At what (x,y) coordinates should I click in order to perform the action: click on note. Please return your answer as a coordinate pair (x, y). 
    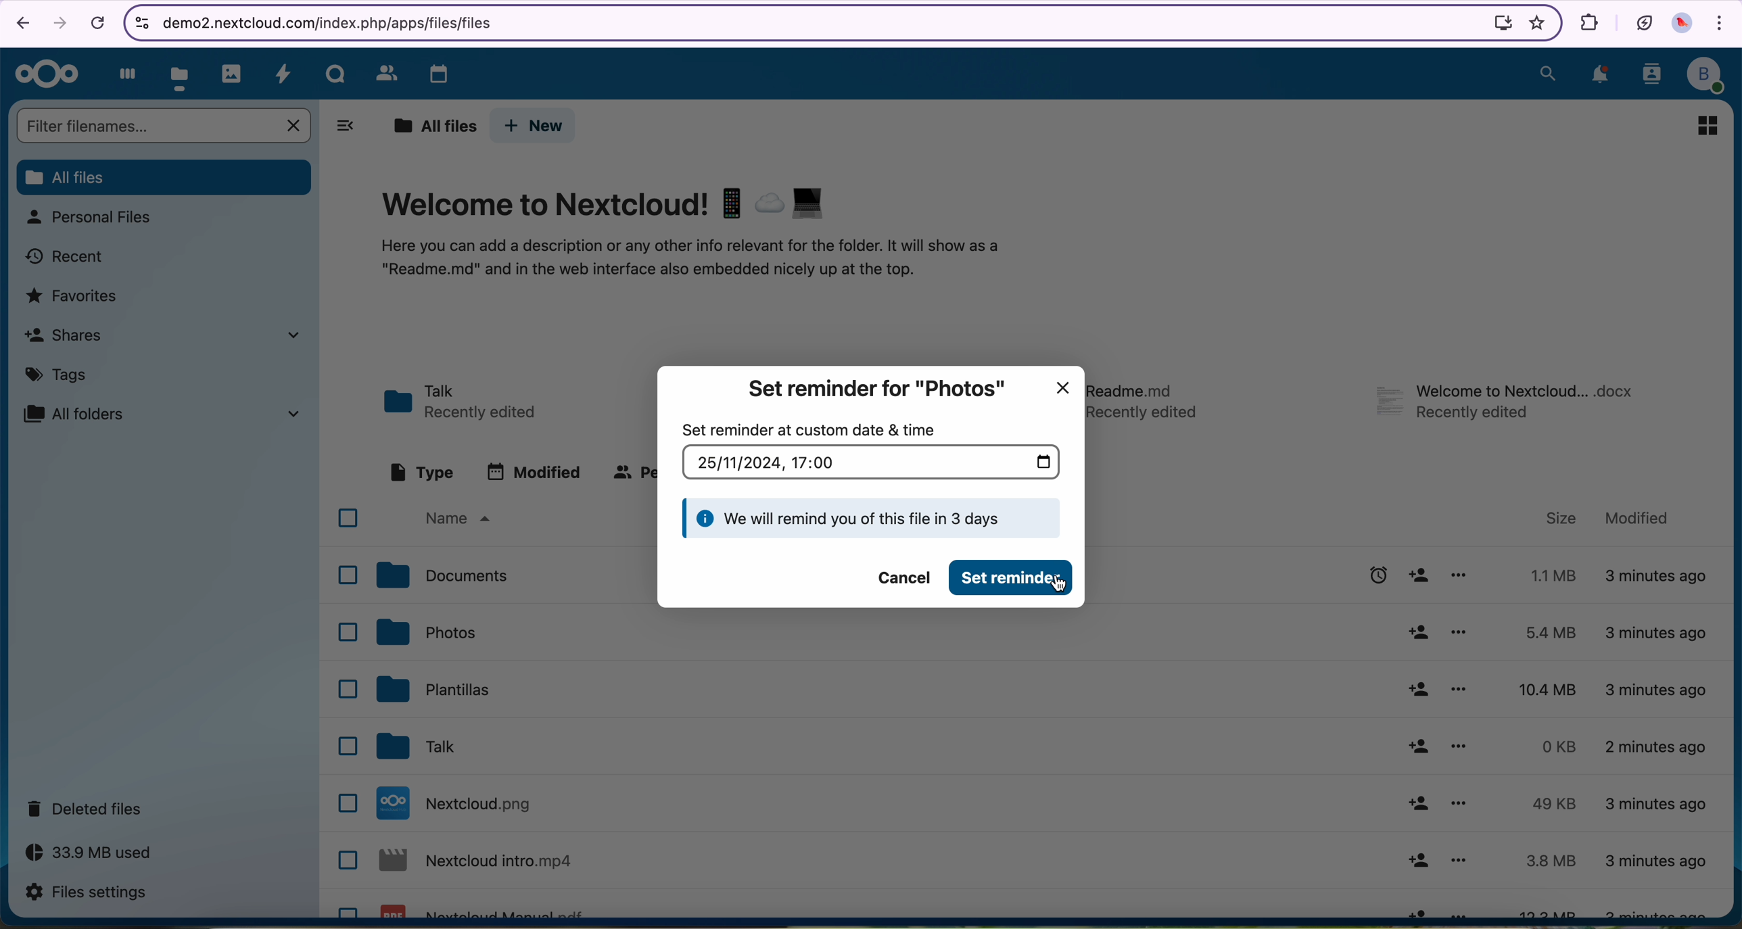
    Looking at the image, I should click on (872, 519).